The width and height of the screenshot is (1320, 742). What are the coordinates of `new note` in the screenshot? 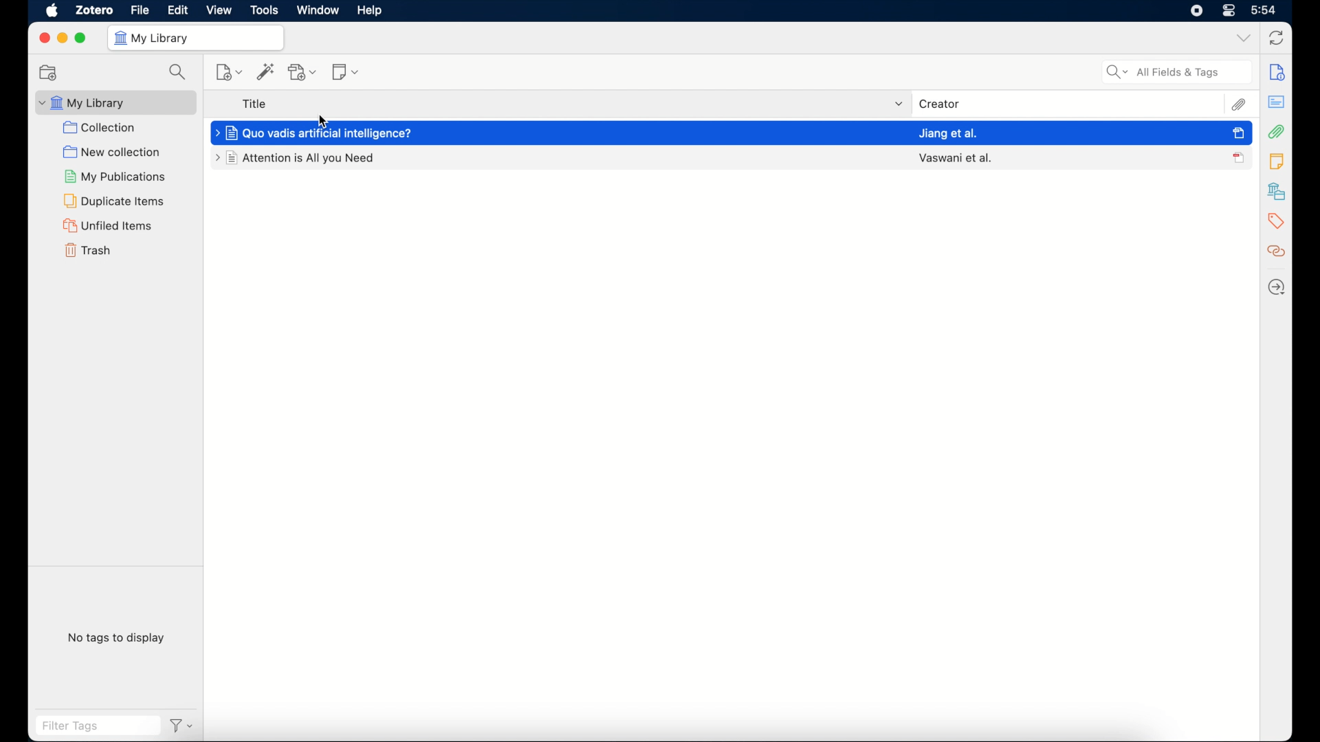 It's located at (346, 71).